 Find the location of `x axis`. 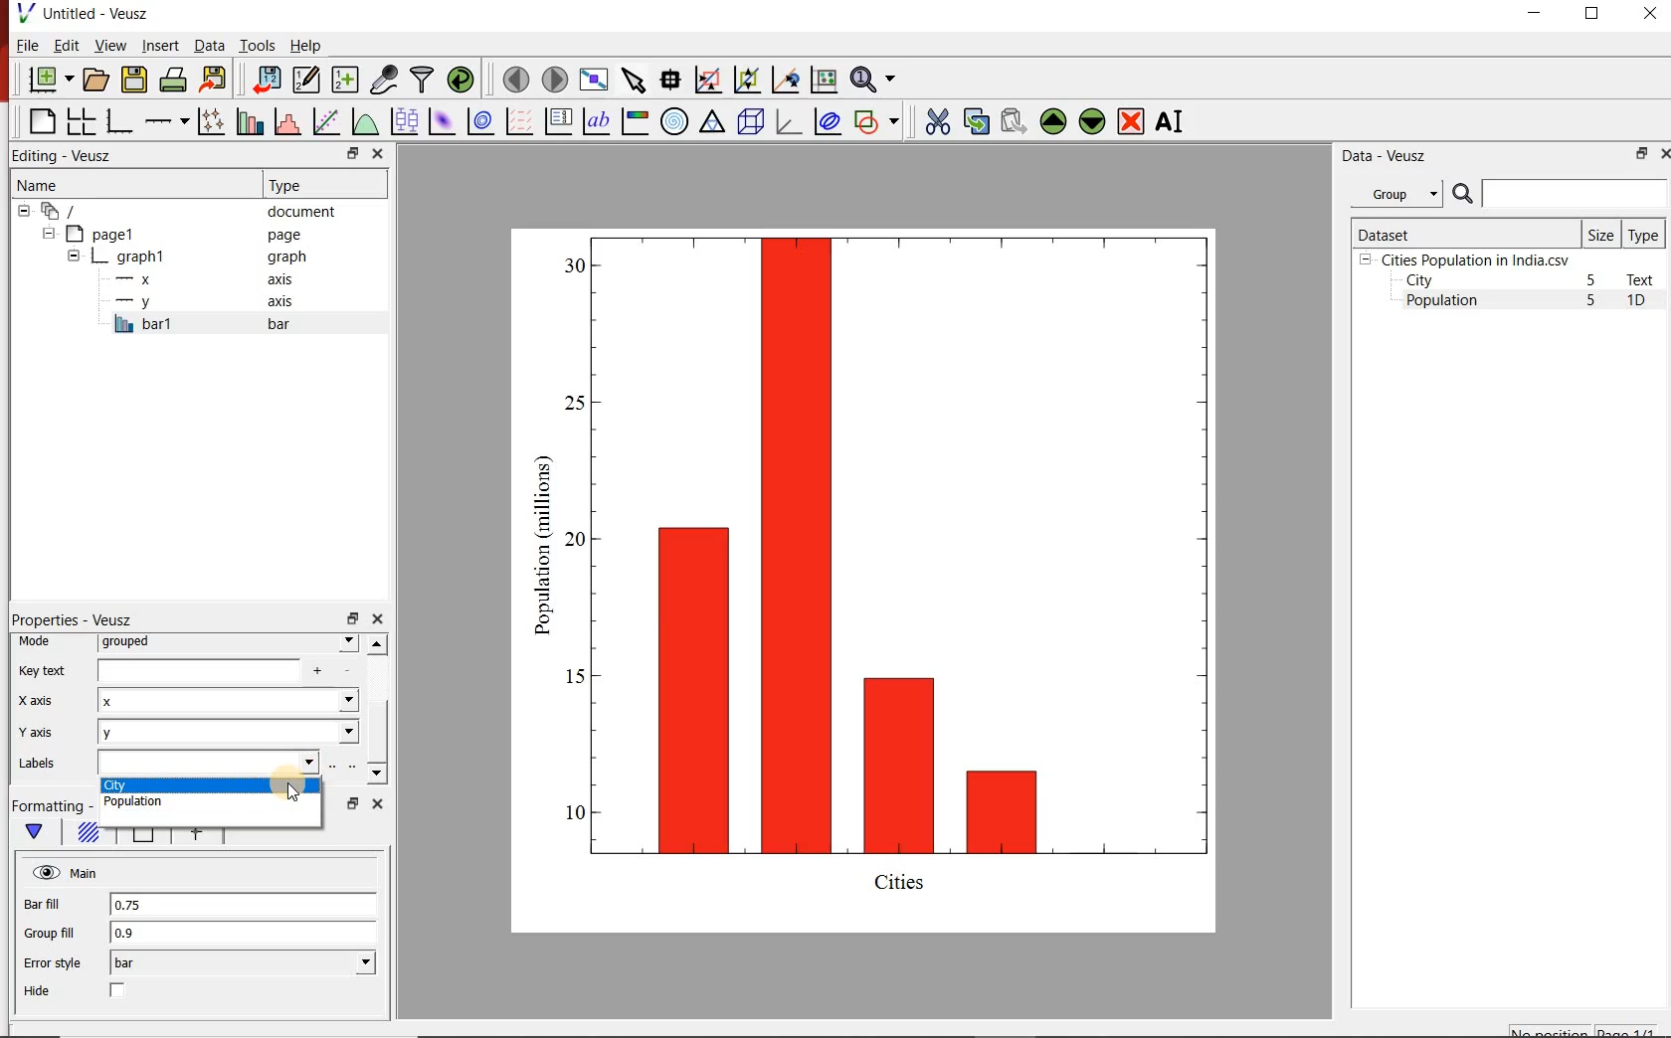

x axis is located at coordinates (207, 279).